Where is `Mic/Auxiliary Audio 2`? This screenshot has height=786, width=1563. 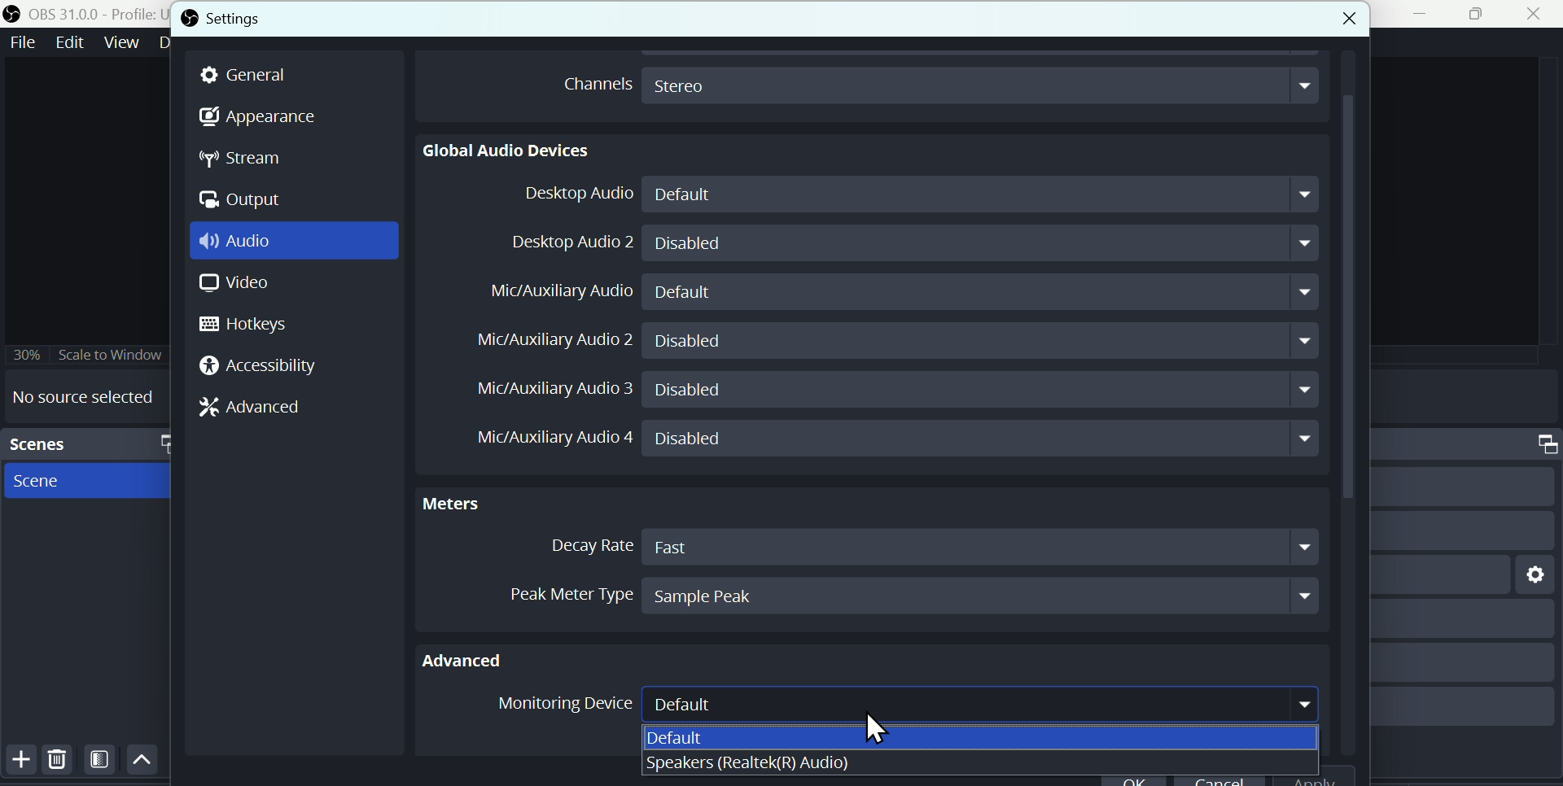
Mic/Auxiliary Audio 2 is located at coordinates (553, 338).